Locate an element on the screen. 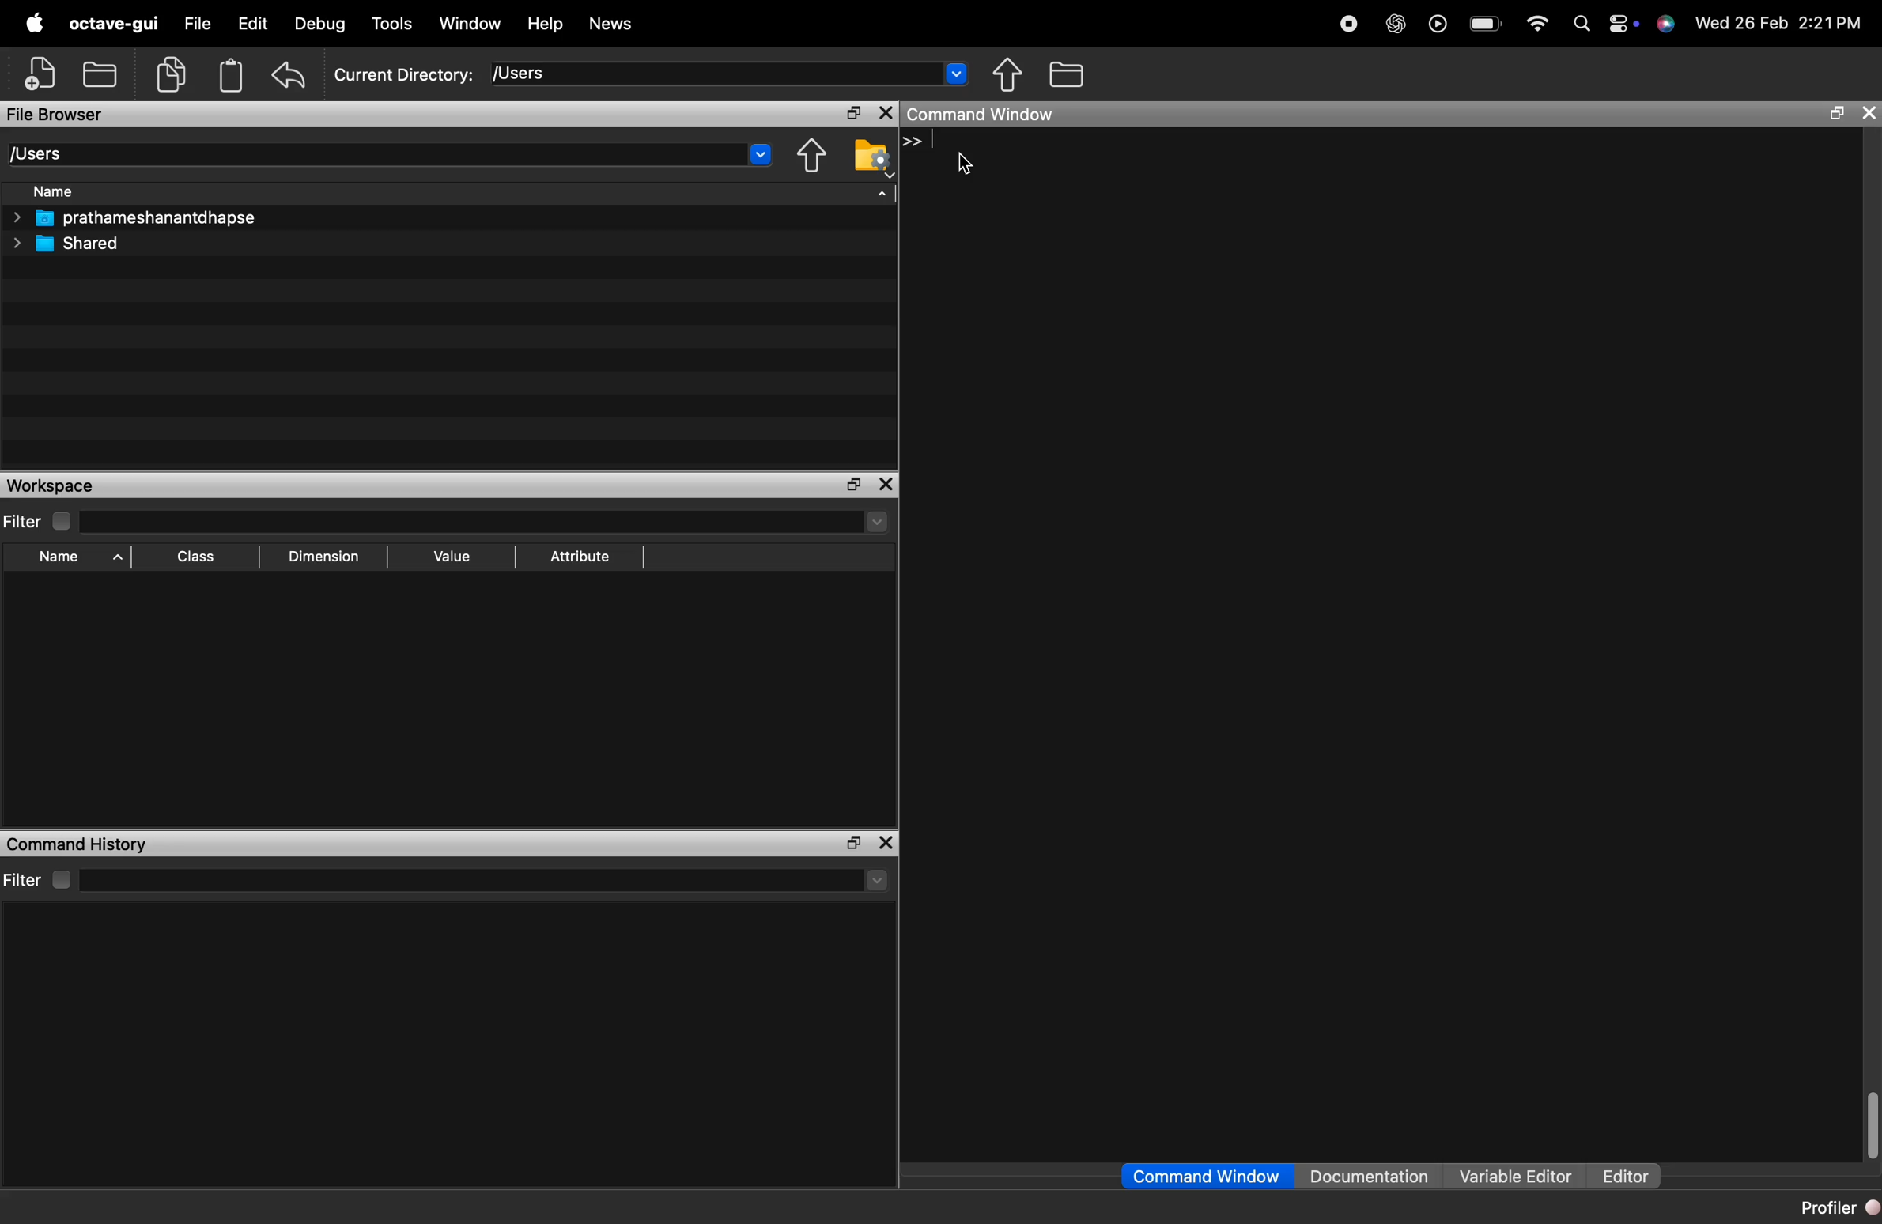  Filter is located at coordinates (39, 882).